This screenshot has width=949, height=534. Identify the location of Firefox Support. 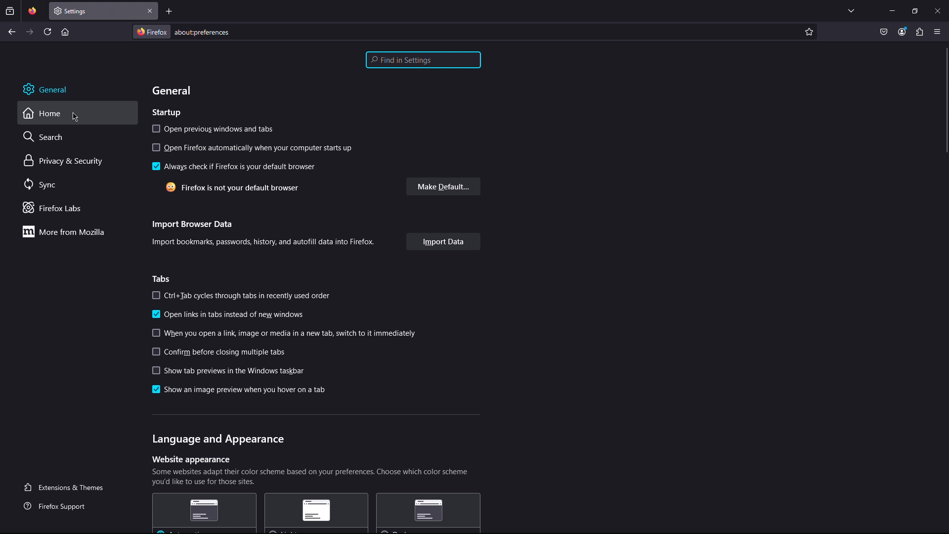
(58, 505).